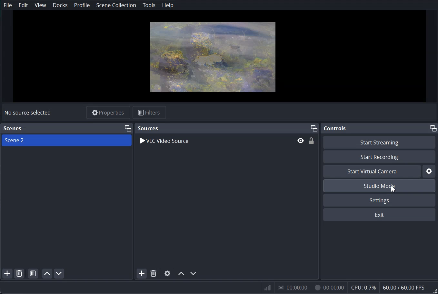  I want to click on Settings, so click(430, 171).